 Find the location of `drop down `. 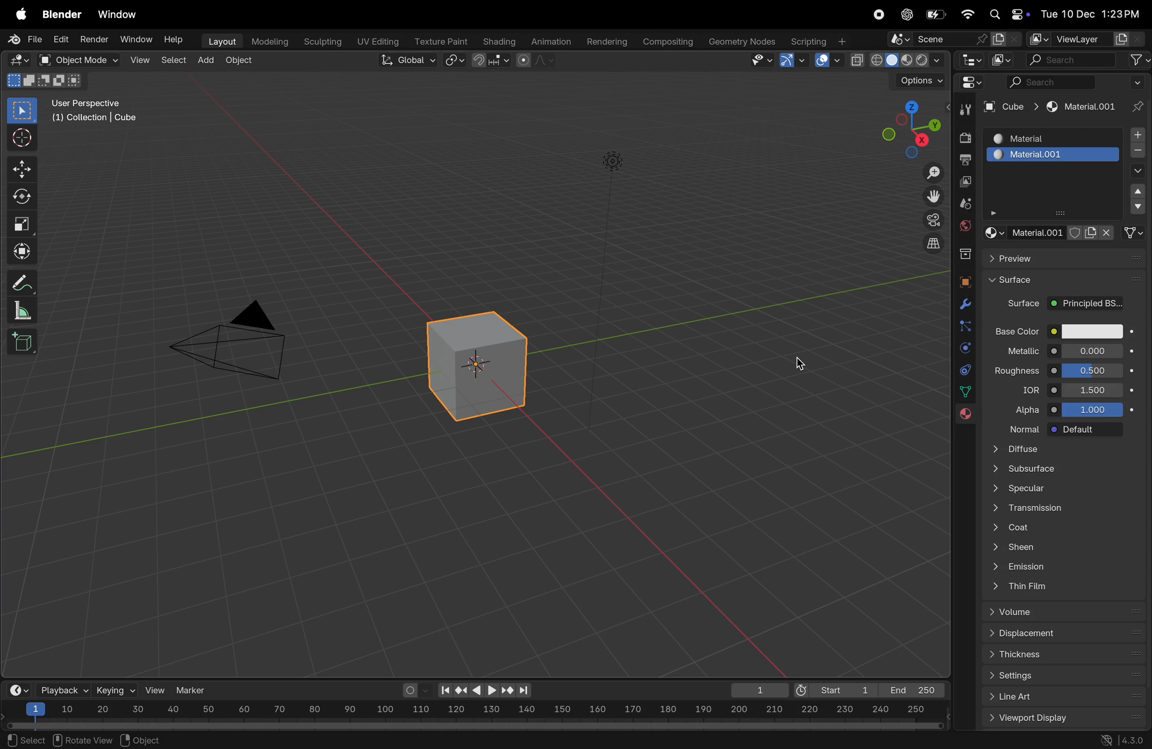

drop down  is located at coordinates (1138, 193).